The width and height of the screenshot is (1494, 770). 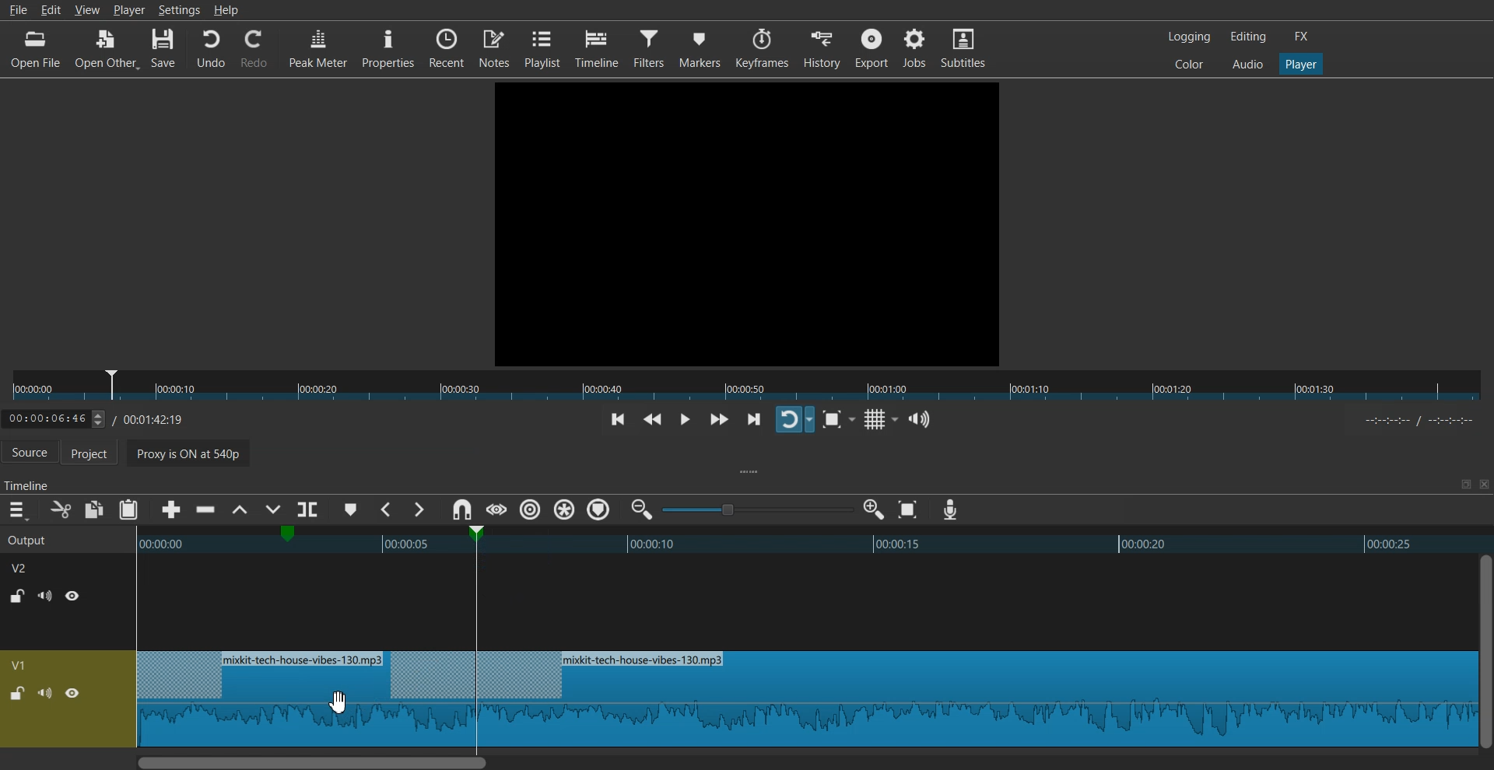 What do you see at coordinates (1248, 36) in the screenshot?
I see `Editing` at bounding box center [1248, 36].